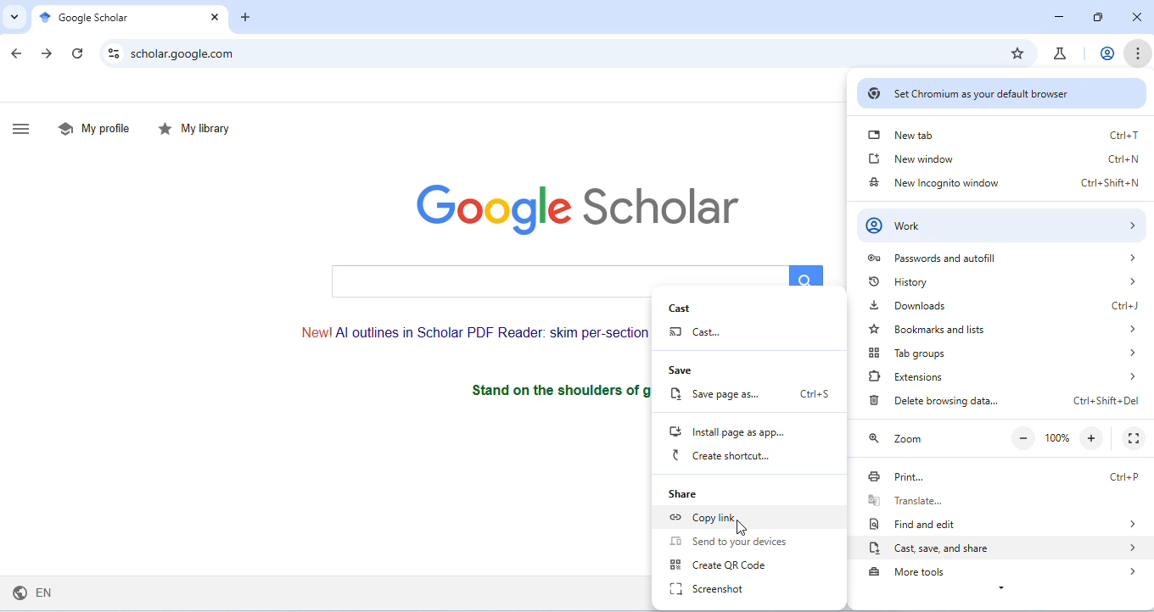 The image size is (1154, 612). I want to click on save page as, so click(752, 396).